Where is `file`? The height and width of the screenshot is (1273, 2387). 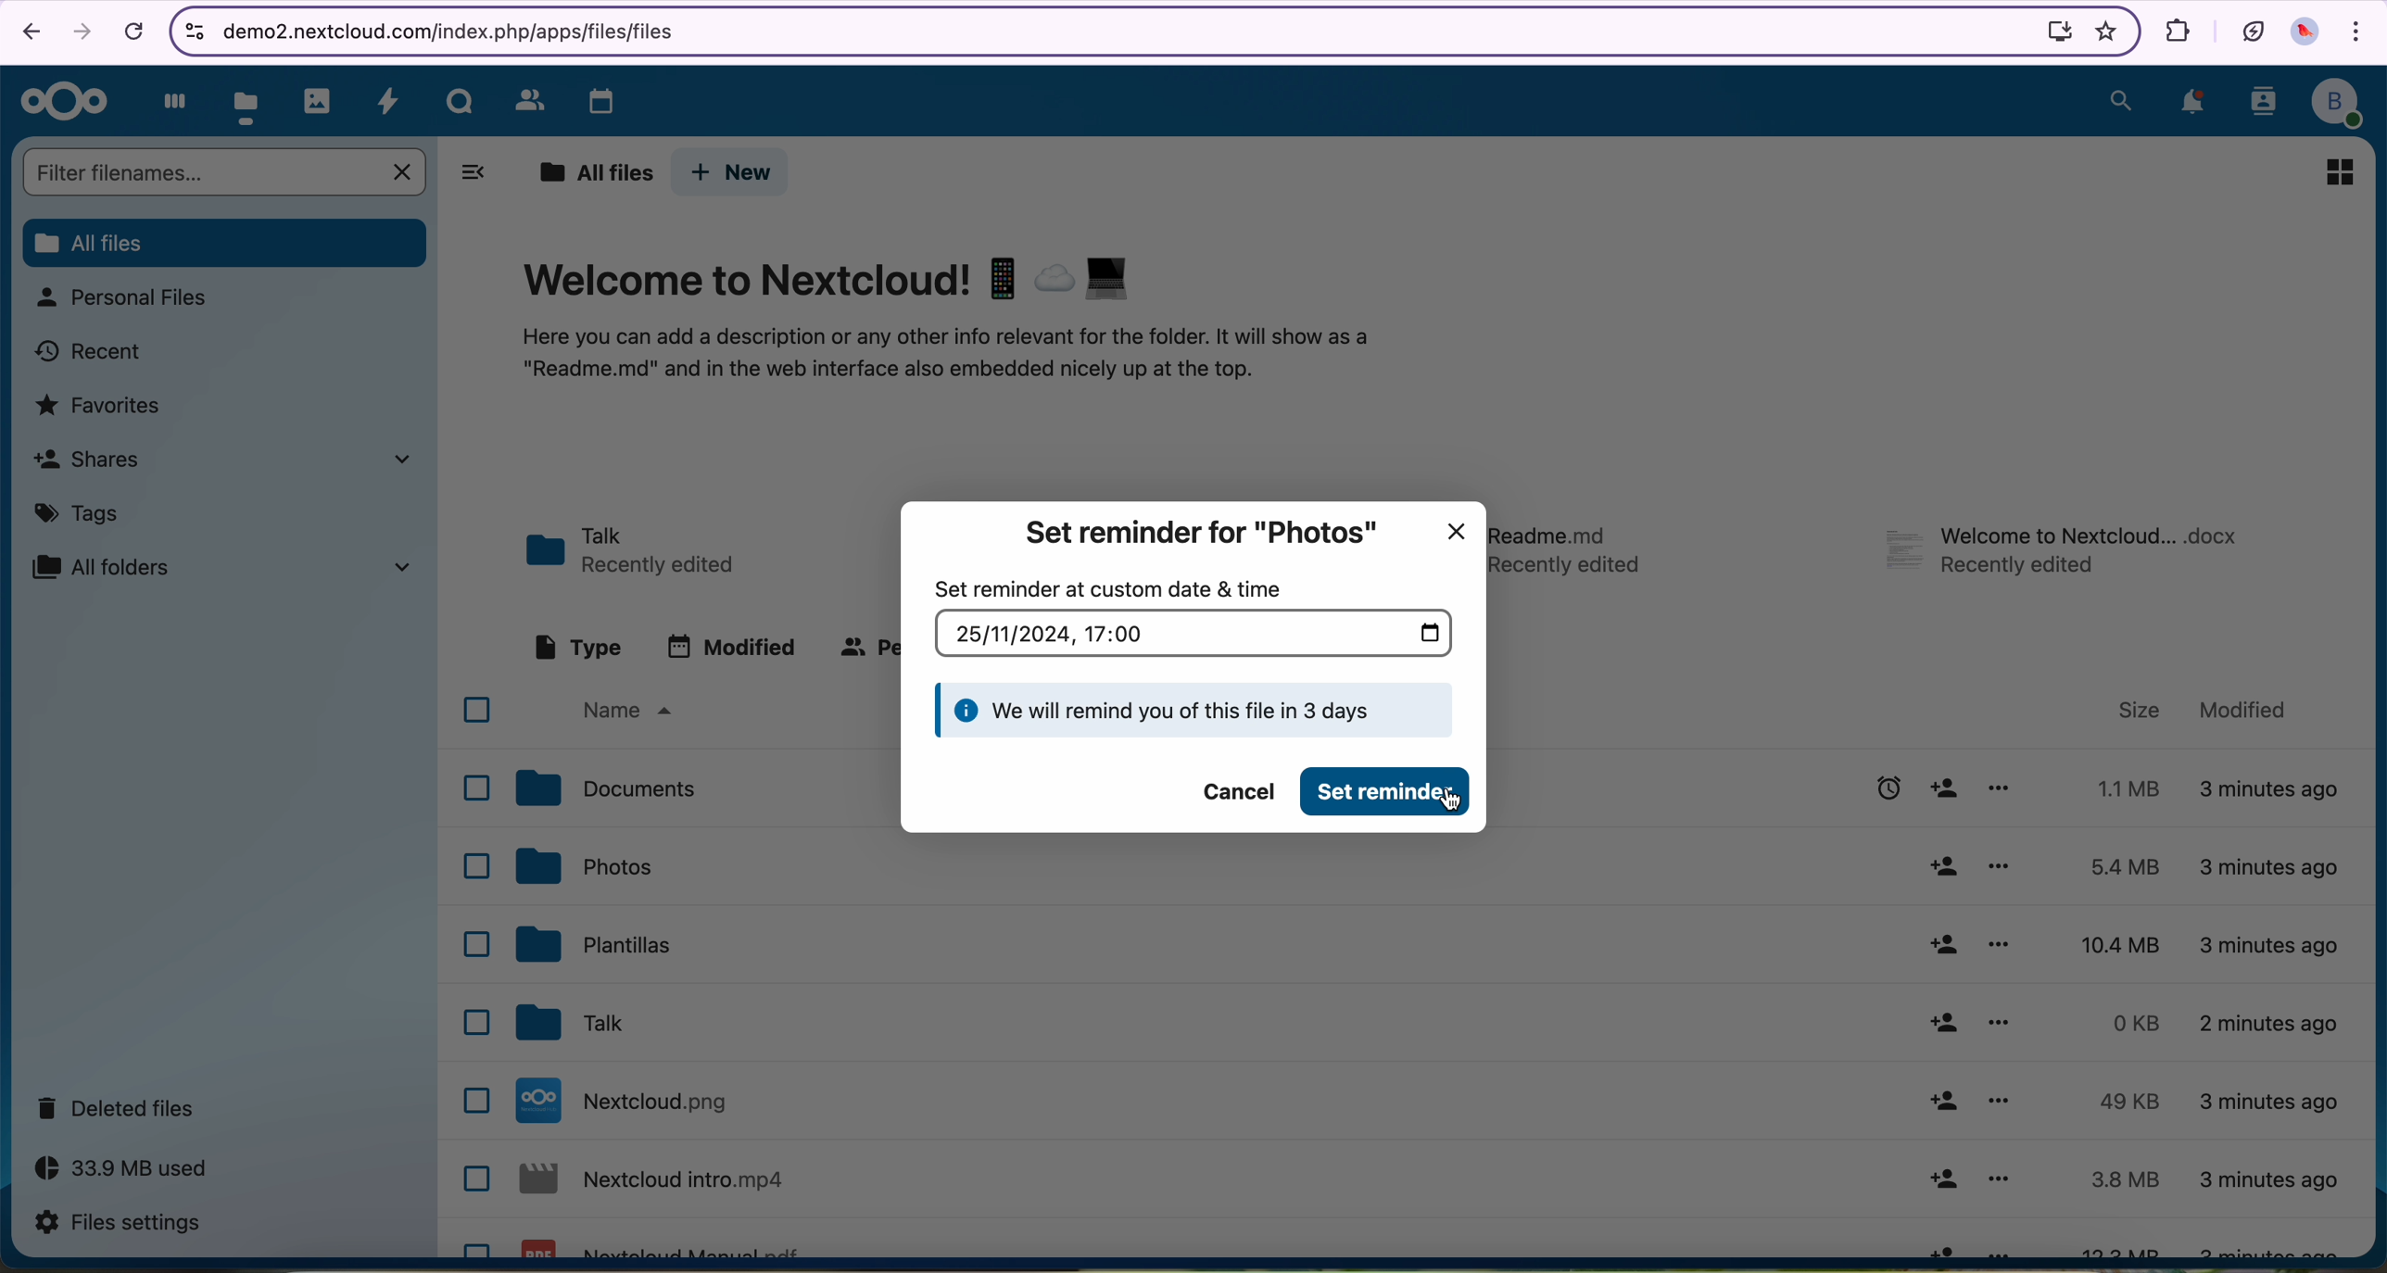
file is located at coordinates (2066, 549).